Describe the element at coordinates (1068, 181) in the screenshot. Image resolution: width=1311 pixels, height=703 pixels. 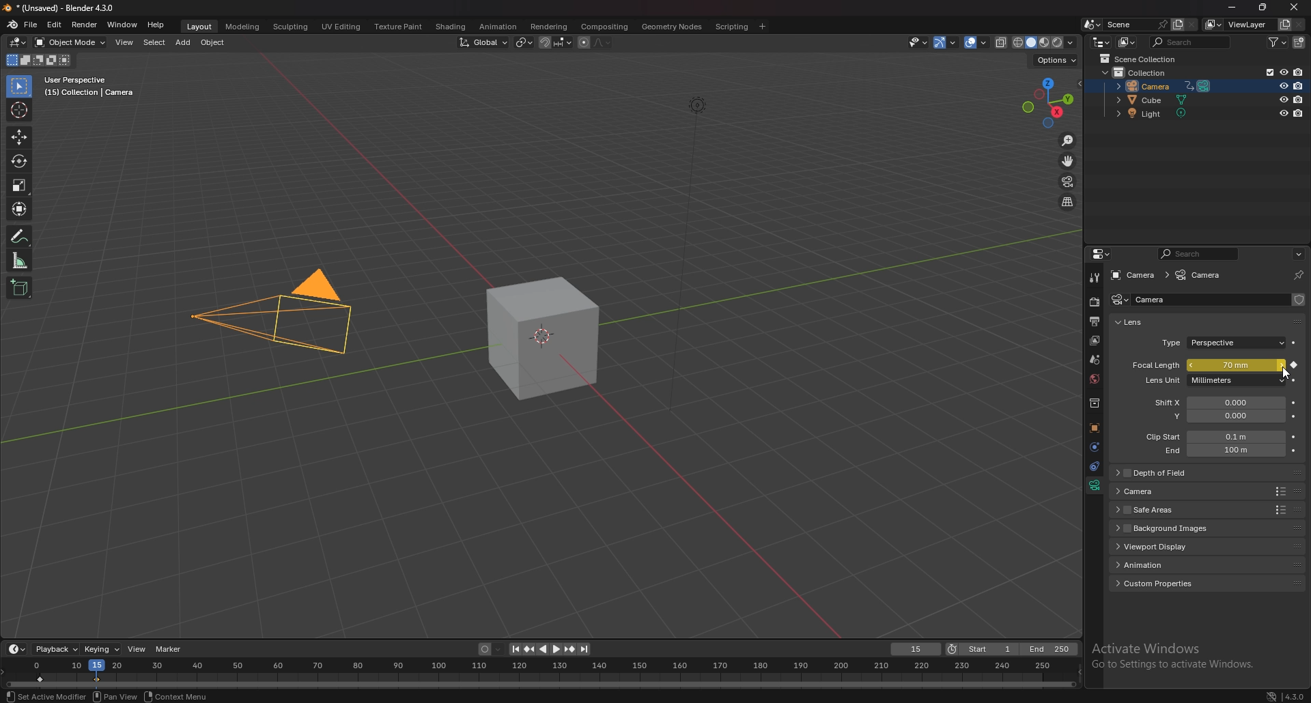
I see `camera view` at that location.